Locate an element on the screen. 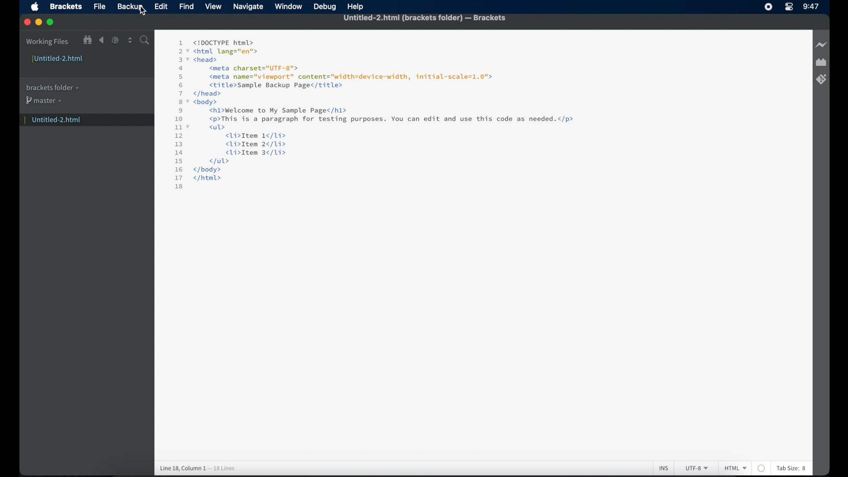 This screenshot has width=848, height=477. navigate forward is located at coordinates (114, 40).